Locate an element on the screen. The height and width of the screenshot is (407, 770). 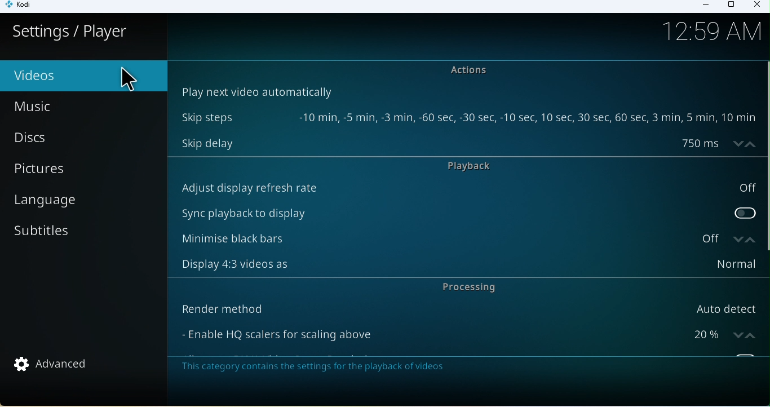
Note is located at coordinates (316, 370).